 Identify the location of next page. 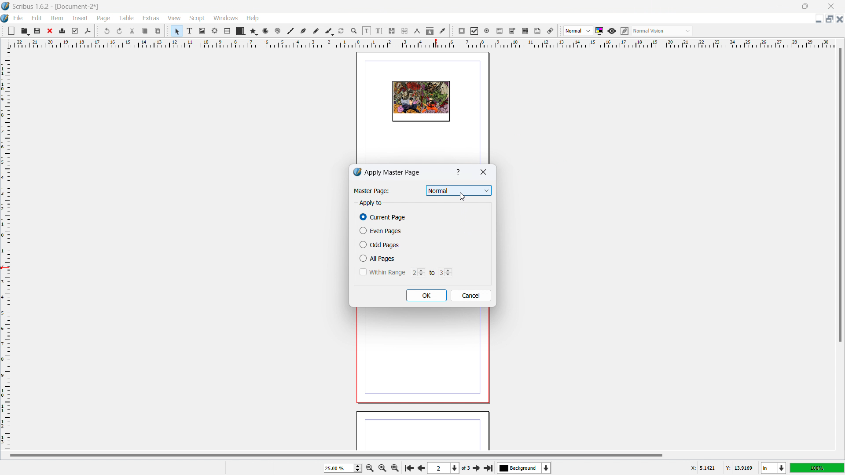
(477, 468).